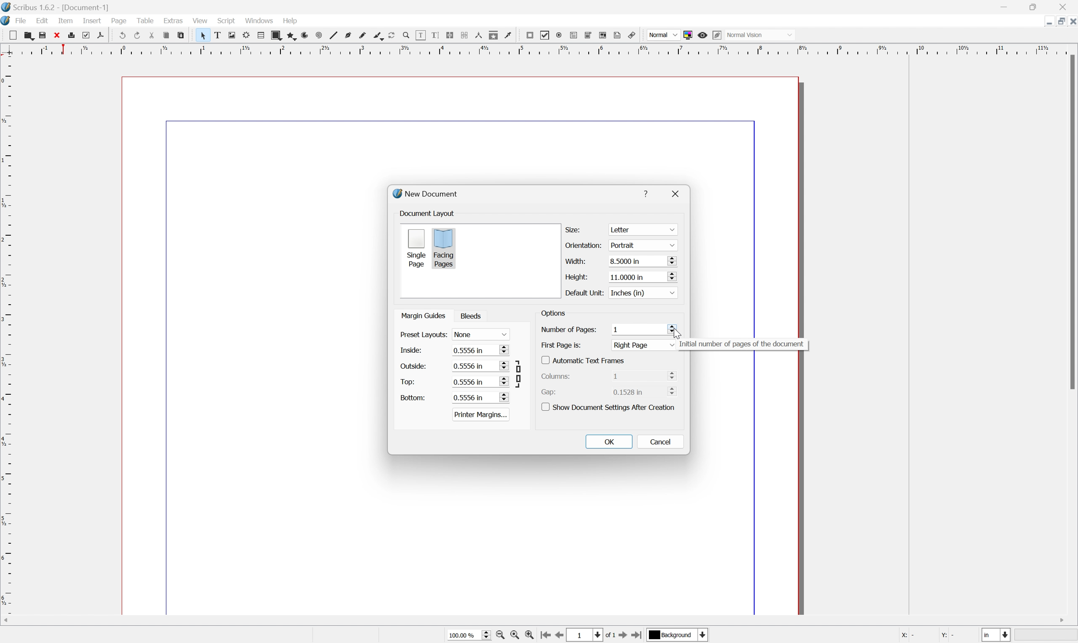  What do you see at coordinates (347, 36) in the screenshot?
I see `Bezier curve` at bounding box center [347, 36].